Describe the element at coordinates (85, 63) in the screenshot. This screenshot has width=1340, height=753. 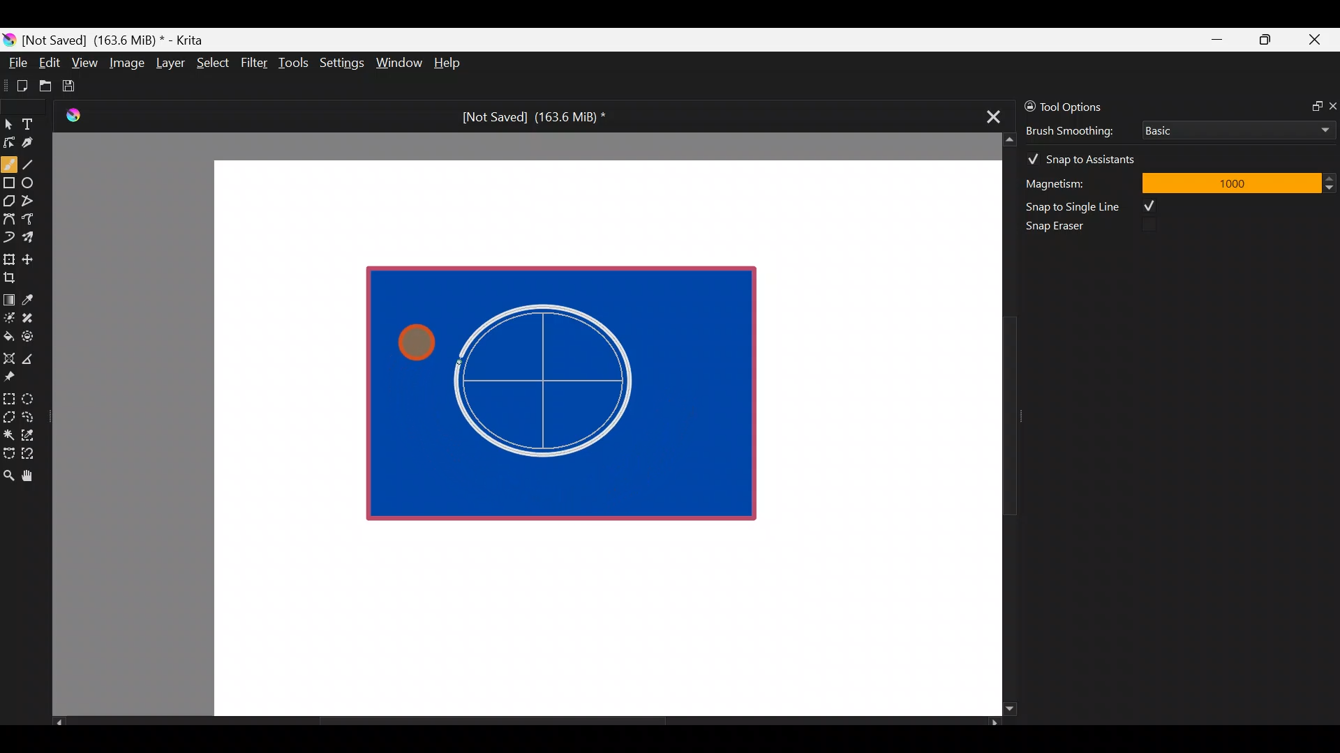
I see `View` at that location.